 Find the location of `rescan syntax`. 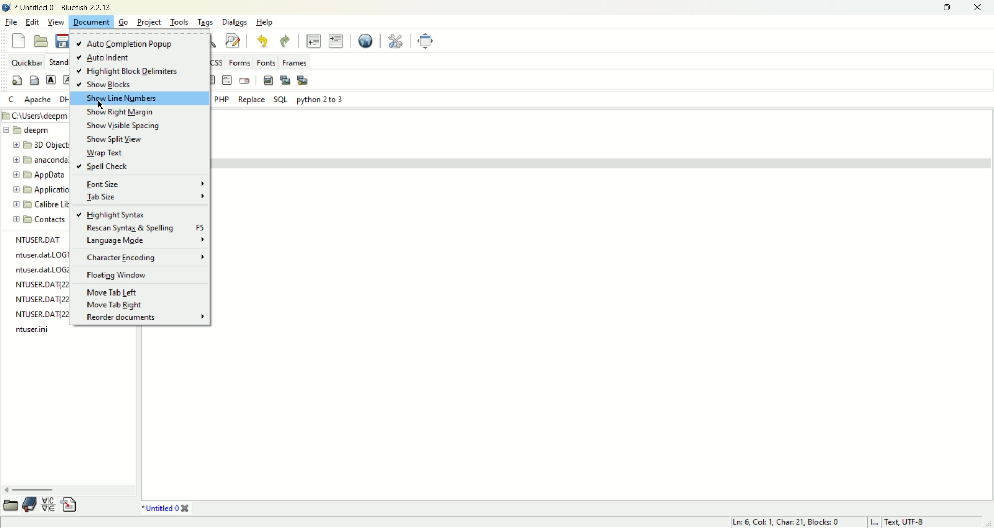

rescan syntax is located at coordinates (146, 228).